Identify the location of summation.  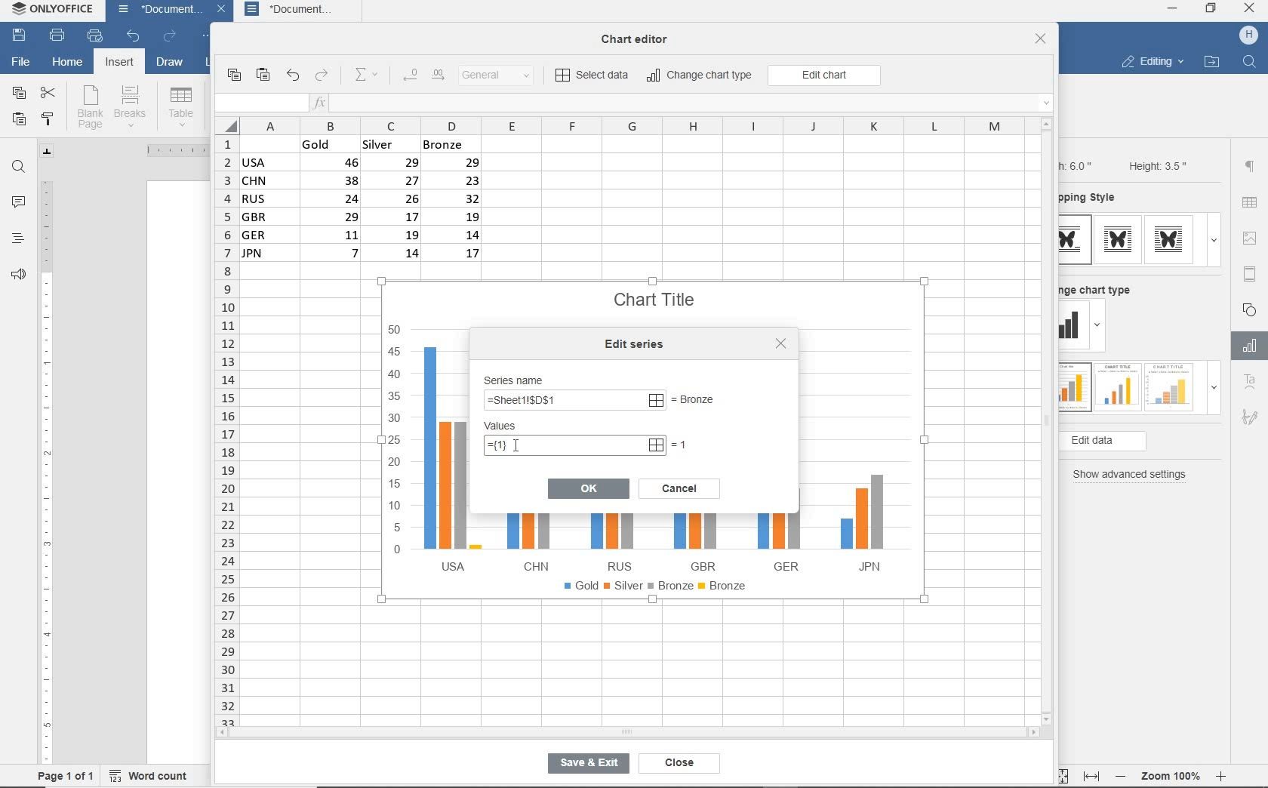
(370, 75).